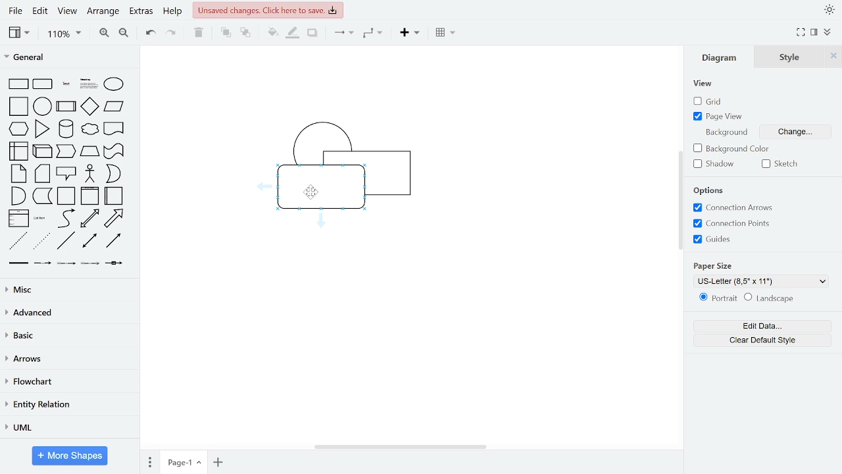  What do you see at coordinates (14, 11) in the screenshot?
I see `file` at bounding box center [14, 11].